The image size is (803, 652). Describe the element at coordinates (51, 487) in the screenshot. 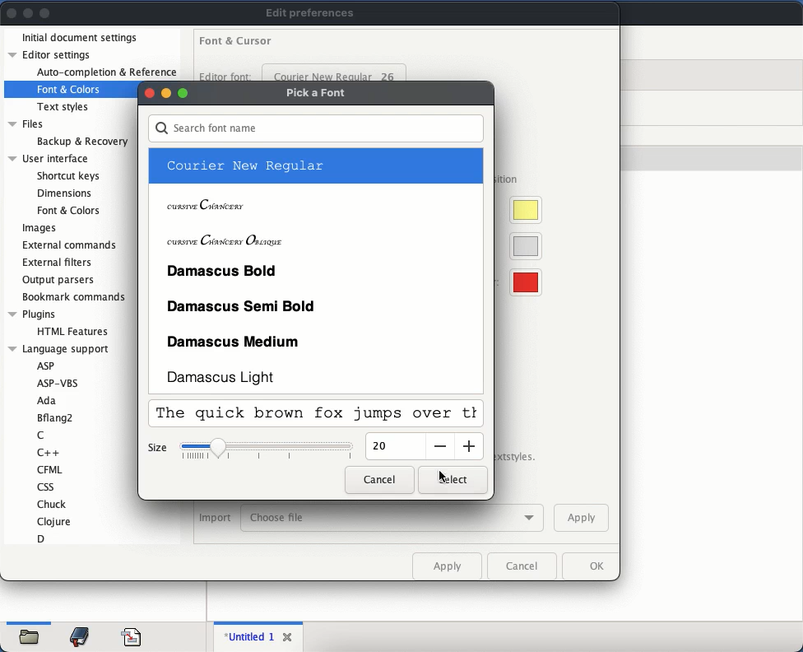

I see `css` at that location.